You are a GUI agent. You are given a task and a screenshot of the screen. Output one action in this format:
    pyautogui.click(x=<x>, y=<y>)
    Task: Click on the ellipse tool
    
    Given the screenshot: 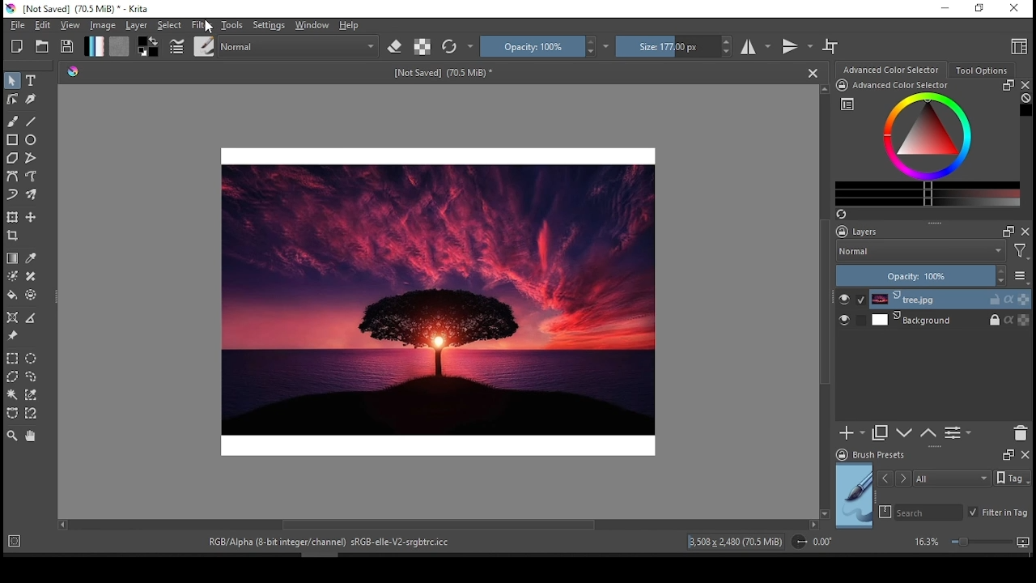 What is the action you would take?
    pyautogui.click(x=36, y=140)
    